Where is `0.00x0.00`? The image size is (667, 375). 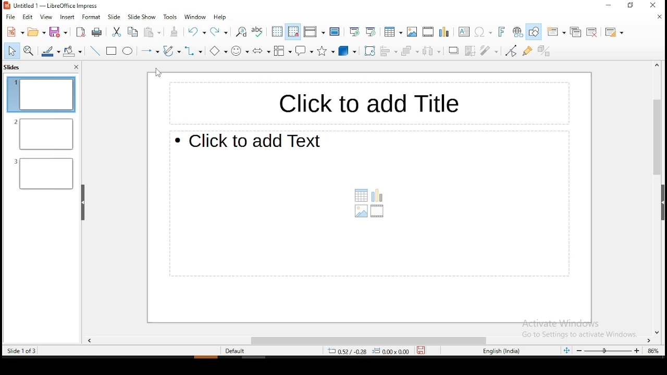 0.00x0.00 is located at coordinates (391, 352).